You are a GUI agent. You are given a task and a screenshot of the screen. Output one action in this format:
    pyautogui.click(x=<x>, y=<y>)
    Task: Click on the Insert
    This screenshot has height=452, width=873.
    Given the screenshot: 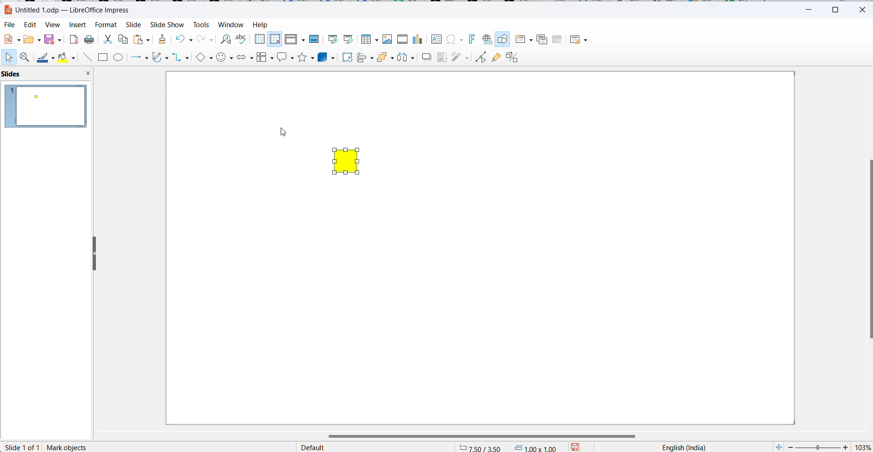 What is the action you would take?
    pyautogui.click(x=77, y=25)
    